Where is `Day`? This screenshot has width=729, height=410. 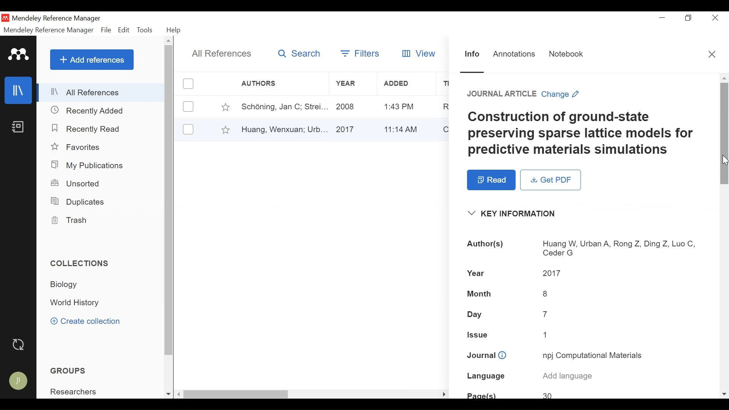
Day is located at coordinates (584, 314).